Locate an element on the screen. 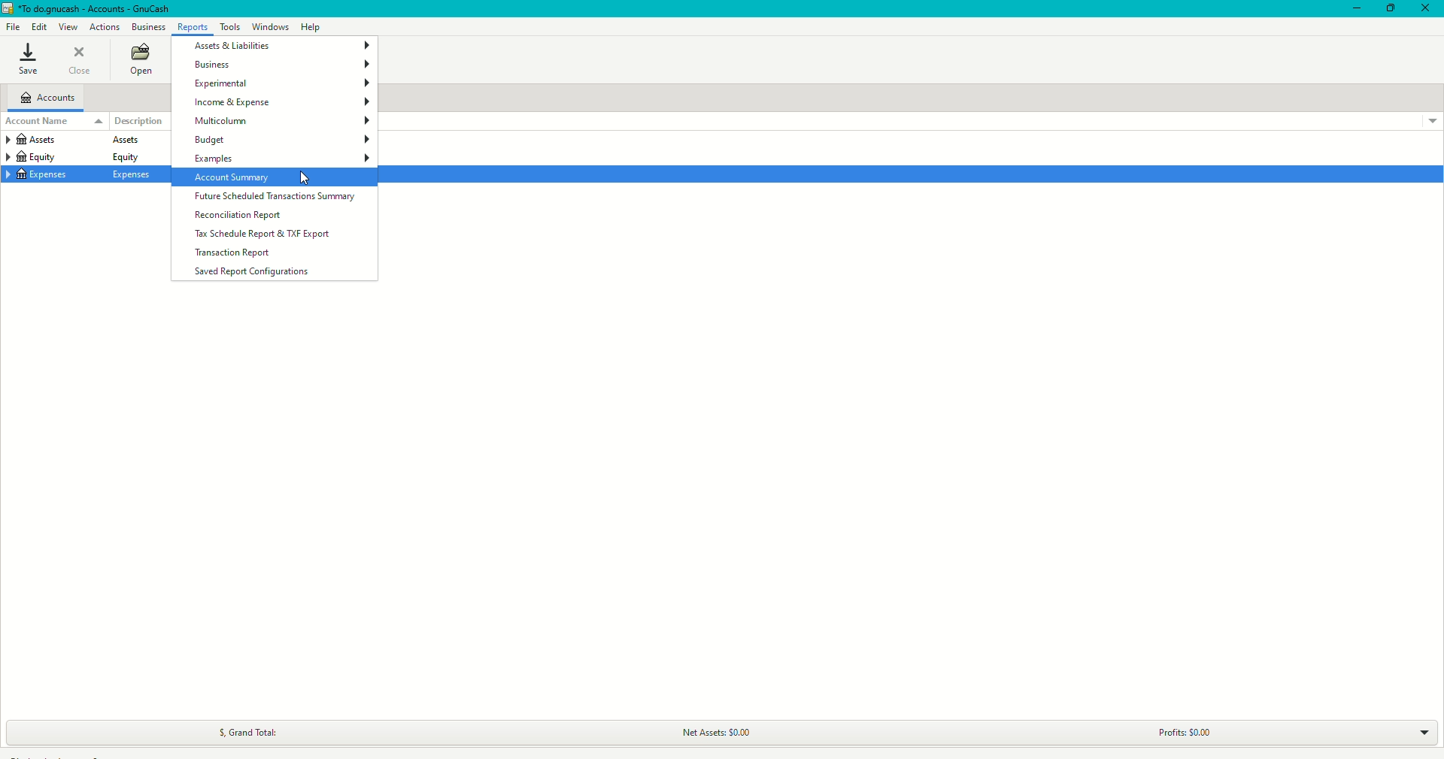 The width and height of the screenshot is (1444, 759). Restore is located at coordinates (1392, 8).